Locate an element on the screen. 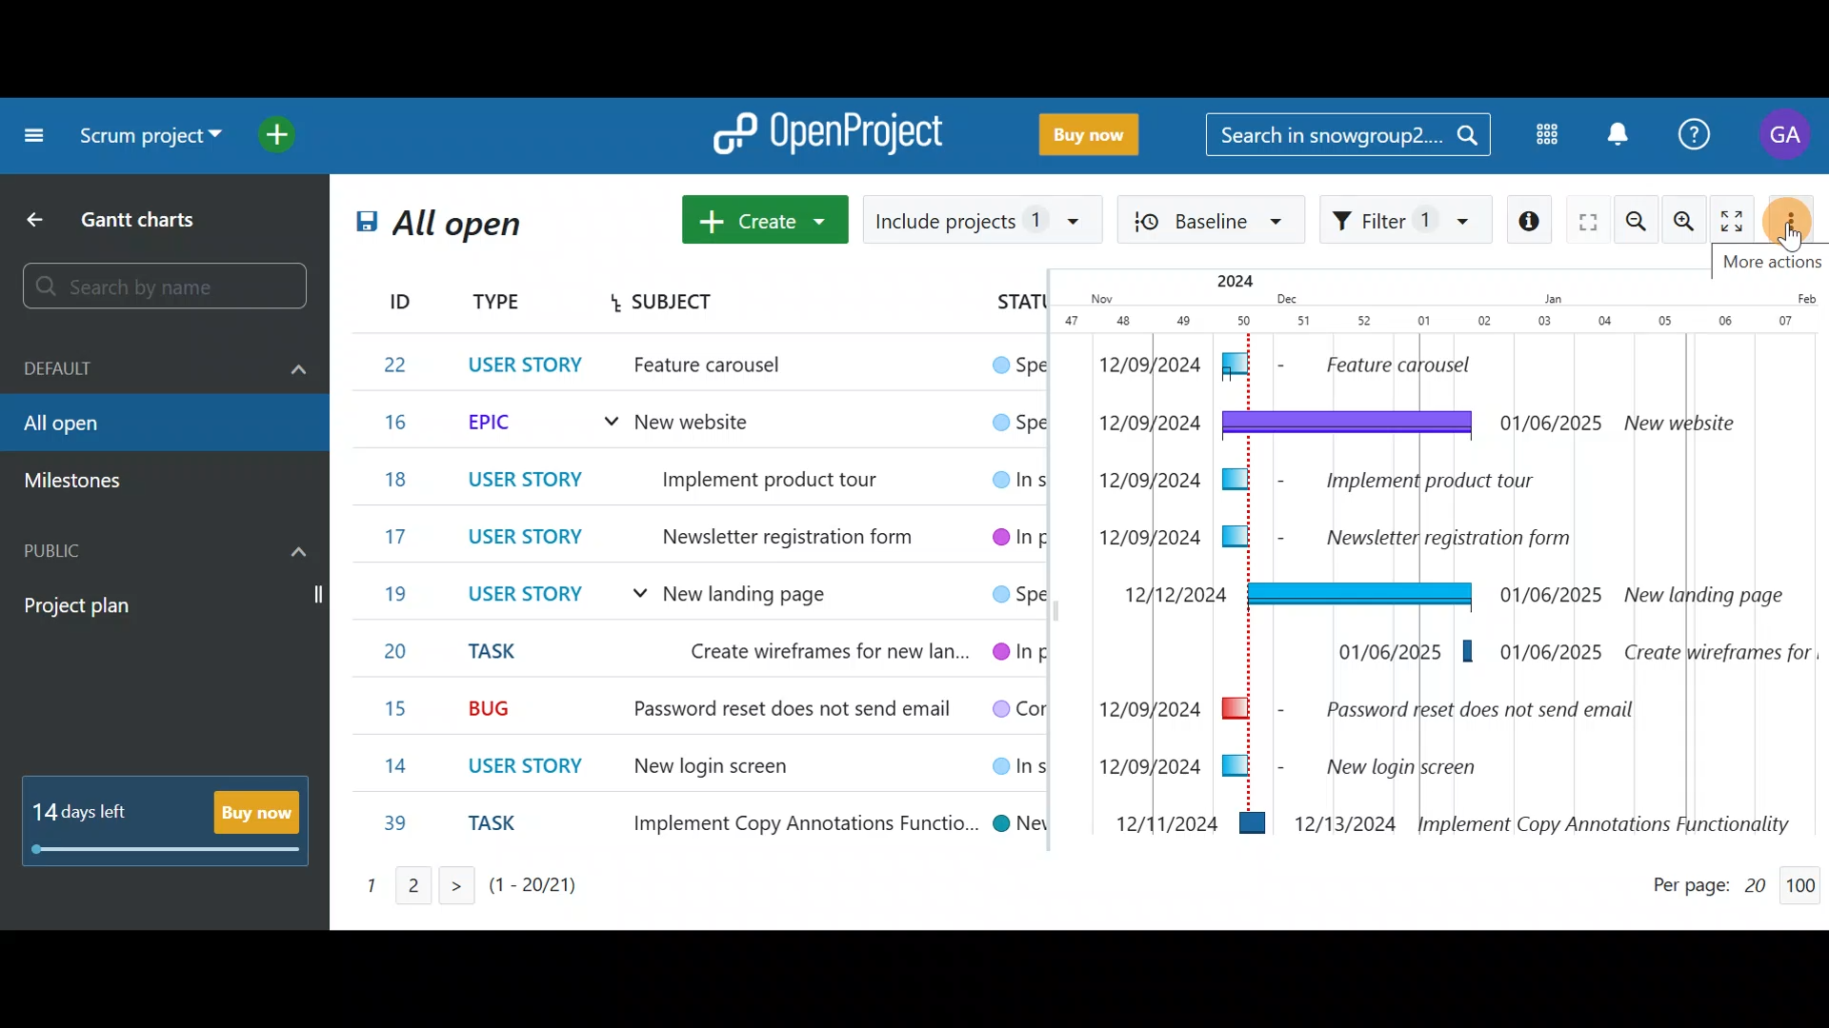 This screenshot has height=1028, width=1829. 100 is located at coordinates (1805, 880).